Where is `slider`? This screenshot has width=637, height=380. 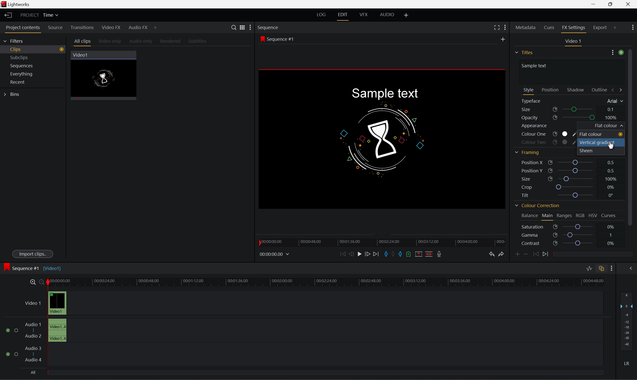 slider is located at coordinates (577, 195).